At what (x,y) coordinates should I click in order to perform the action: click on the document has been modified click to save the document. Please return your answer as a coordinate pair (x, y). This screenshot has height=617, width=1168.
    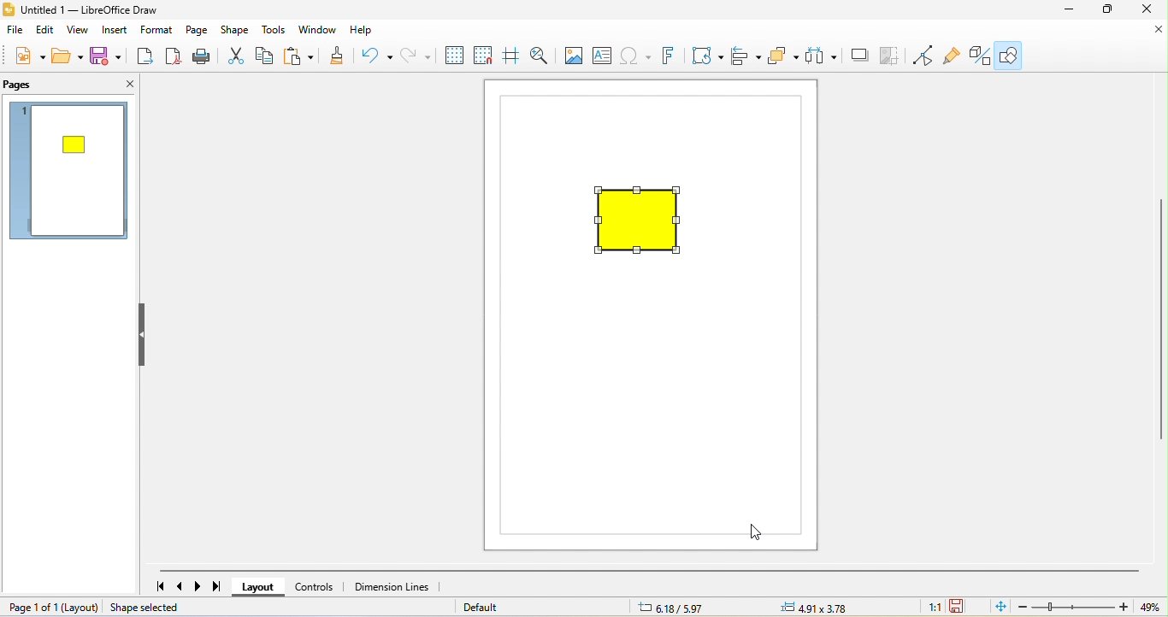
    Looking at the image, I should click on (960, 607).